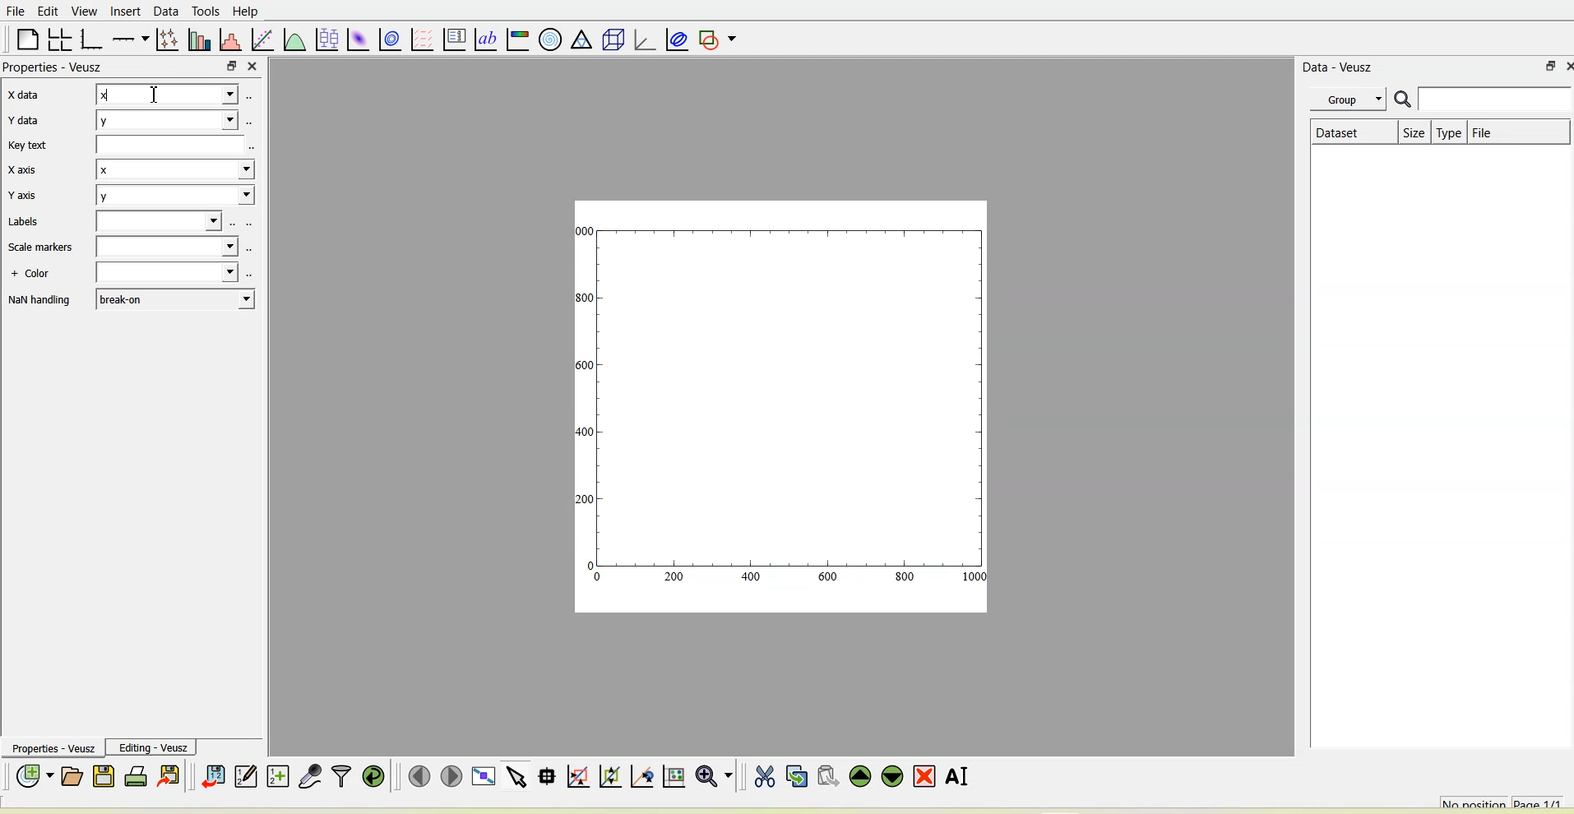 The height and width of the screenshot is (814, 1574). I want to click on x, so click(165, 95).